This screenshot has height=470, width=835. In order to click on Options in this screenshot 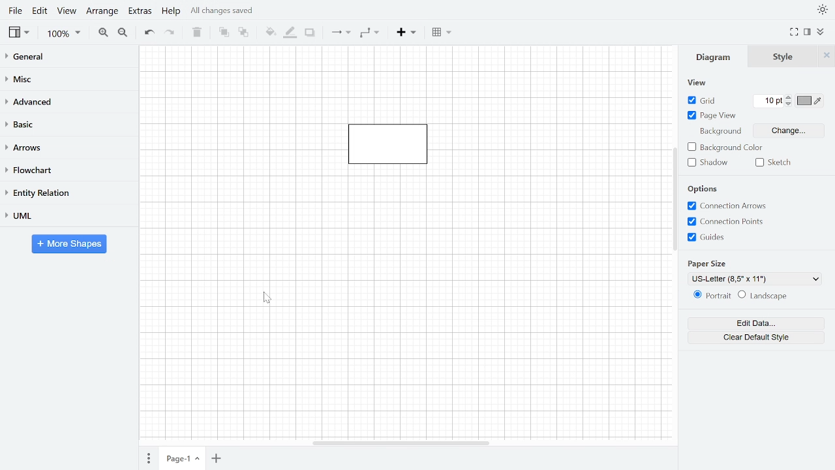, I will do `click(704, 189)`.